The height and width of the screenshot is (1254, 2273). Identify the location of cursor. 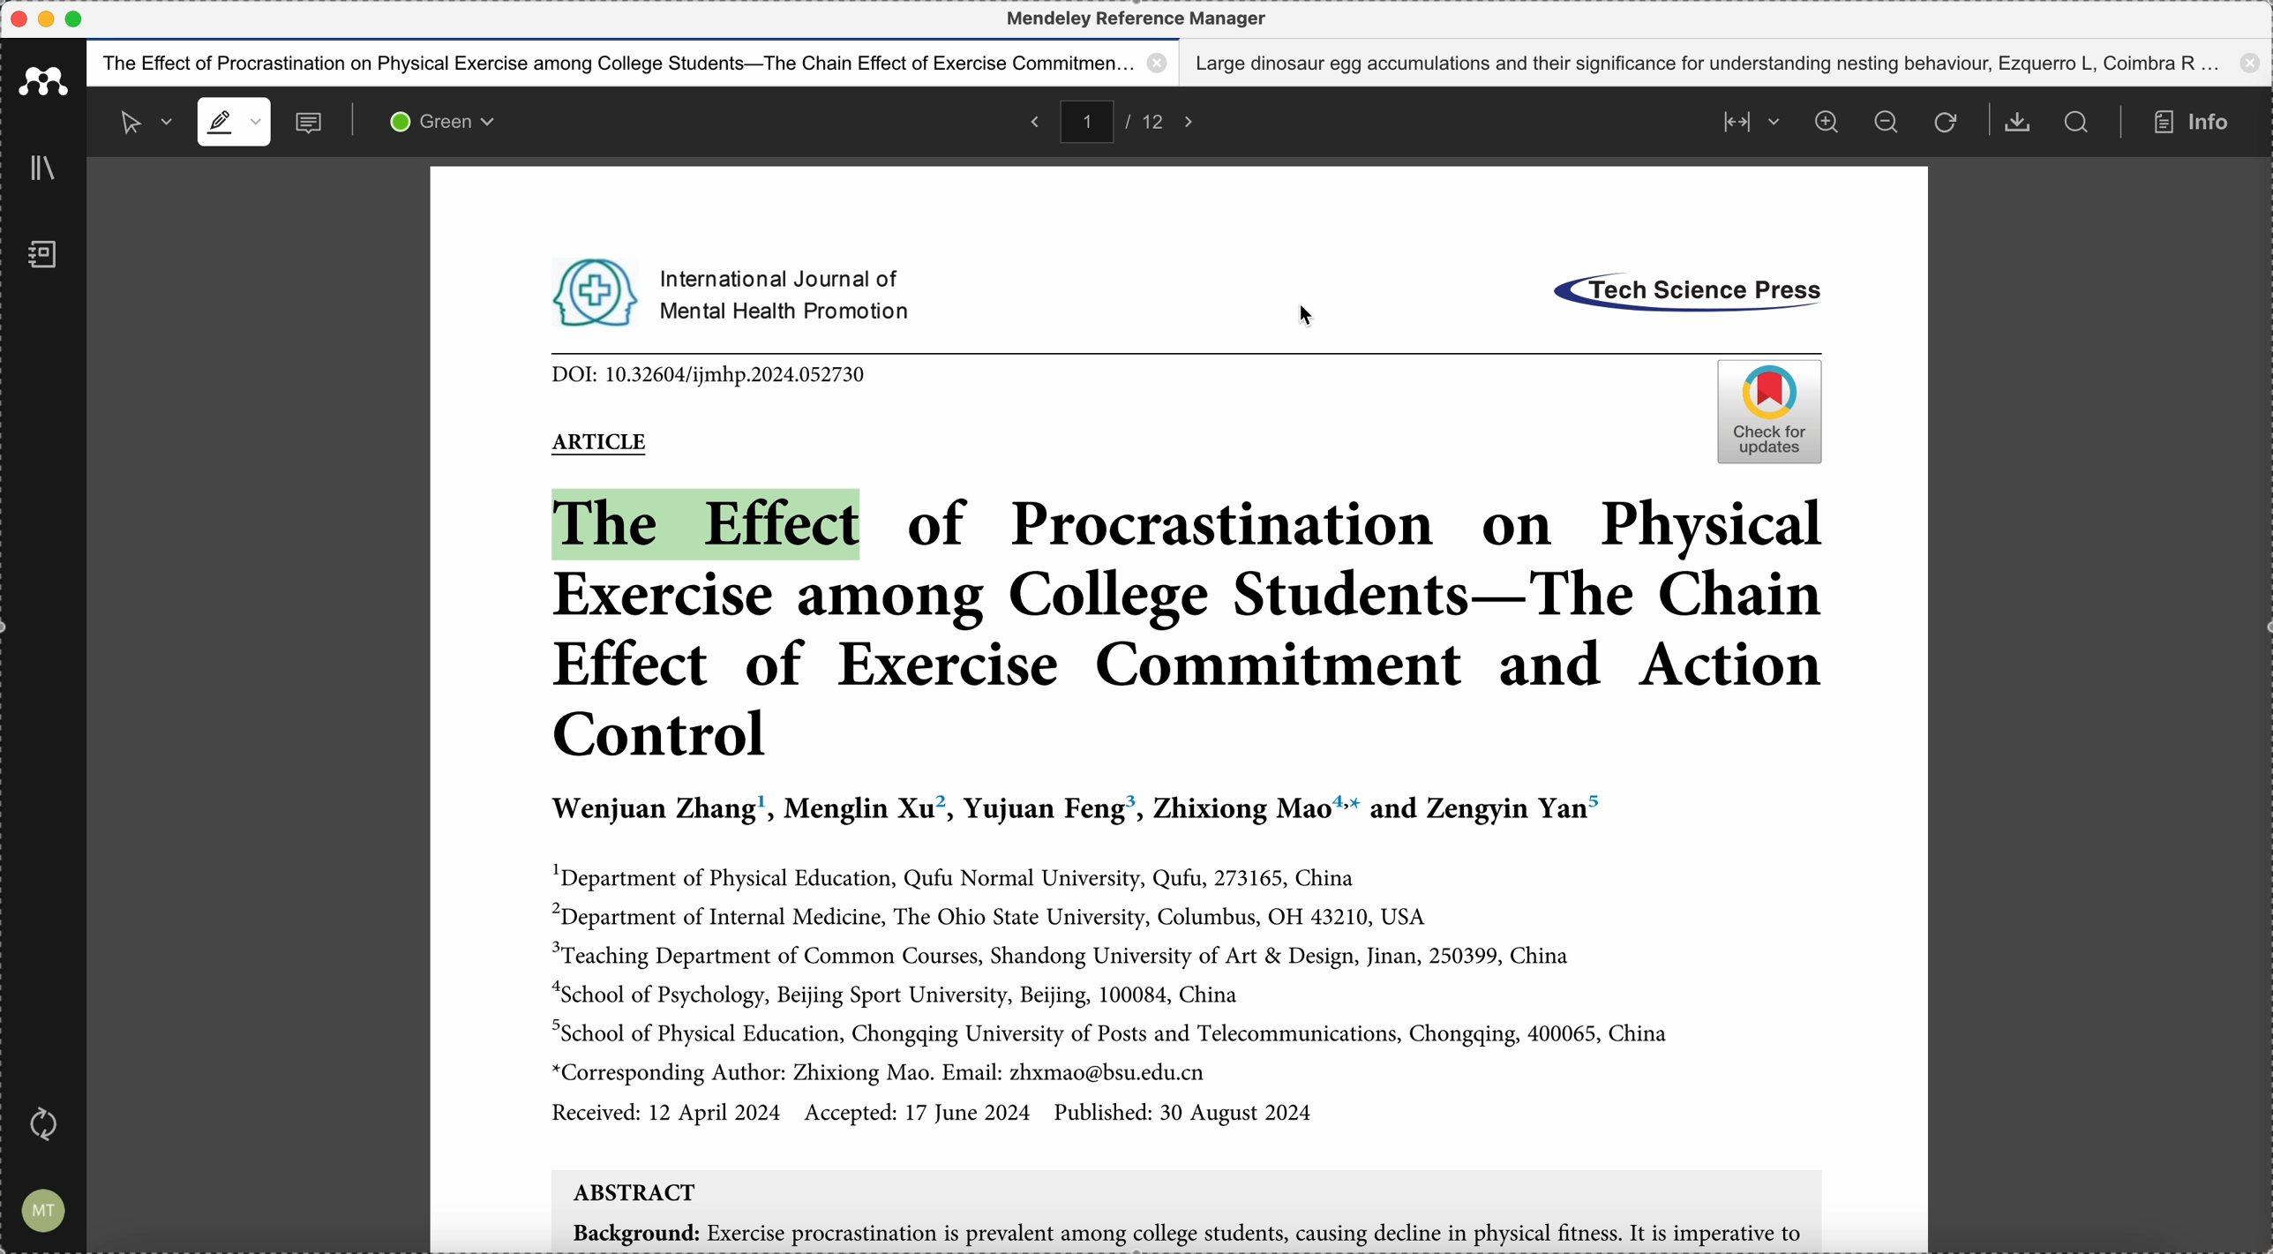
(1307, 315).